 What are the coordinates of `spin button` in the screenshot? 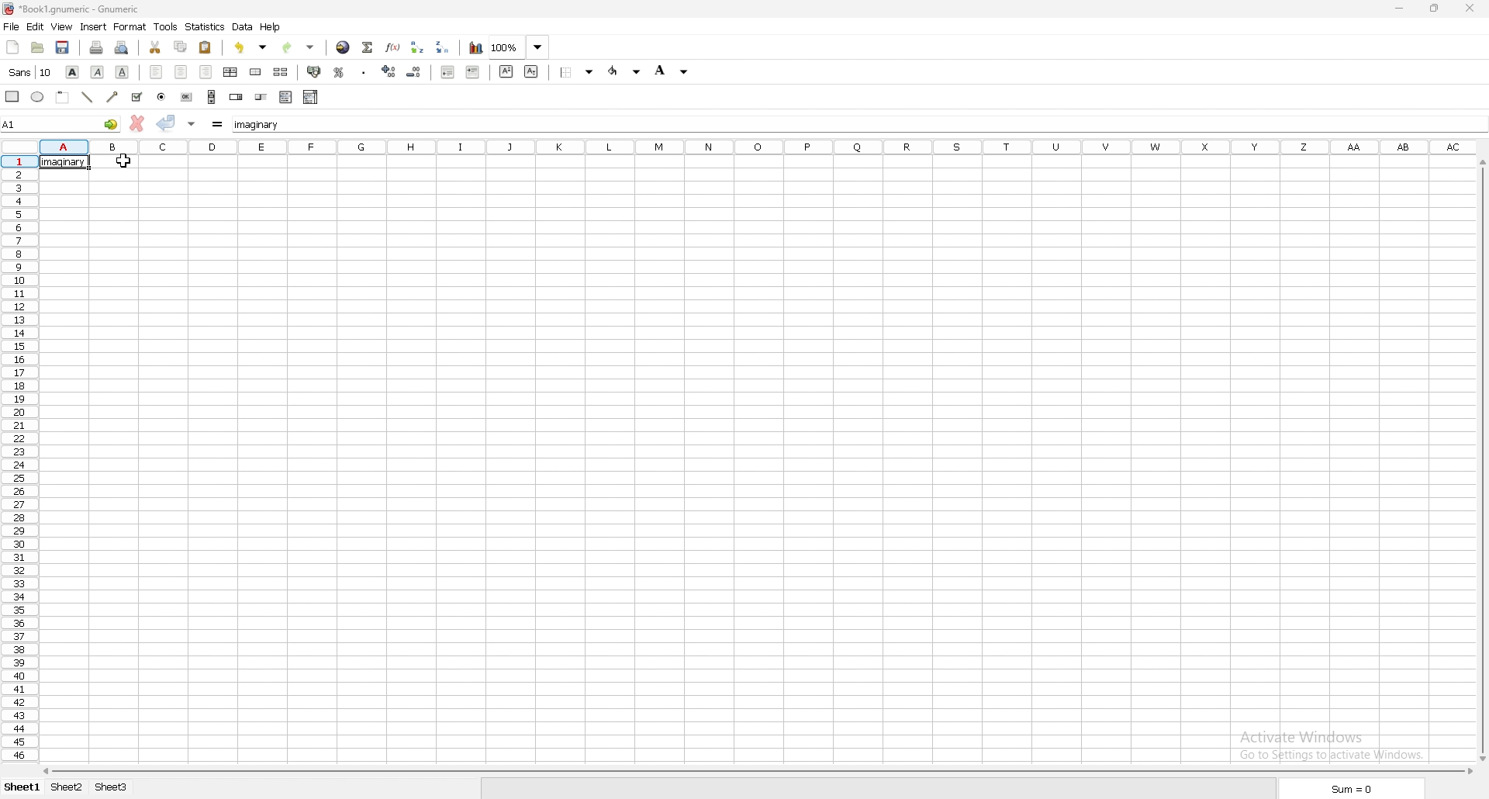 It's located at (236, 97).